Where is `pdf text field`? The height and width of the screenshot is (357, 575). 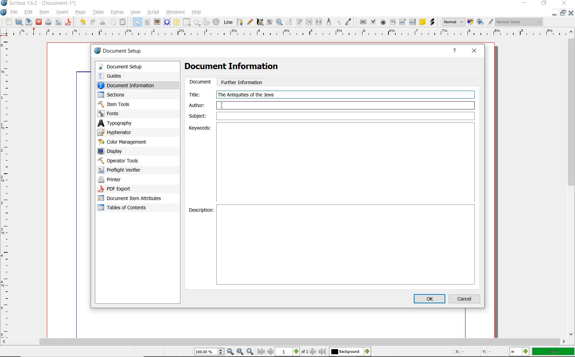 pdf text field is located at coordinates (393, 22).